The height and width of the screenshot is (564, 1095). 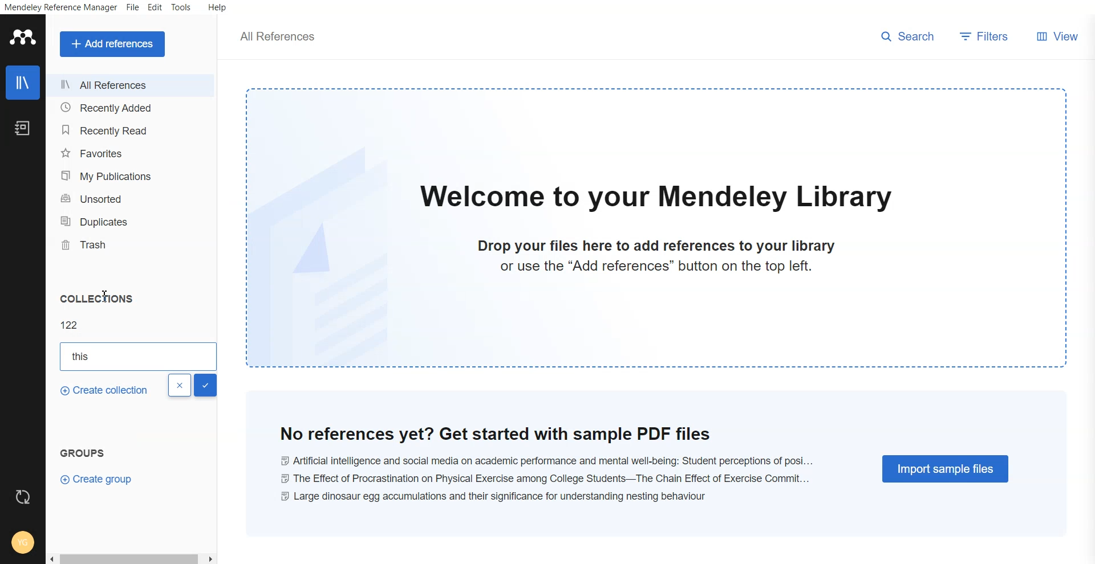 I want to click on Done, so click(x=206, y=384).